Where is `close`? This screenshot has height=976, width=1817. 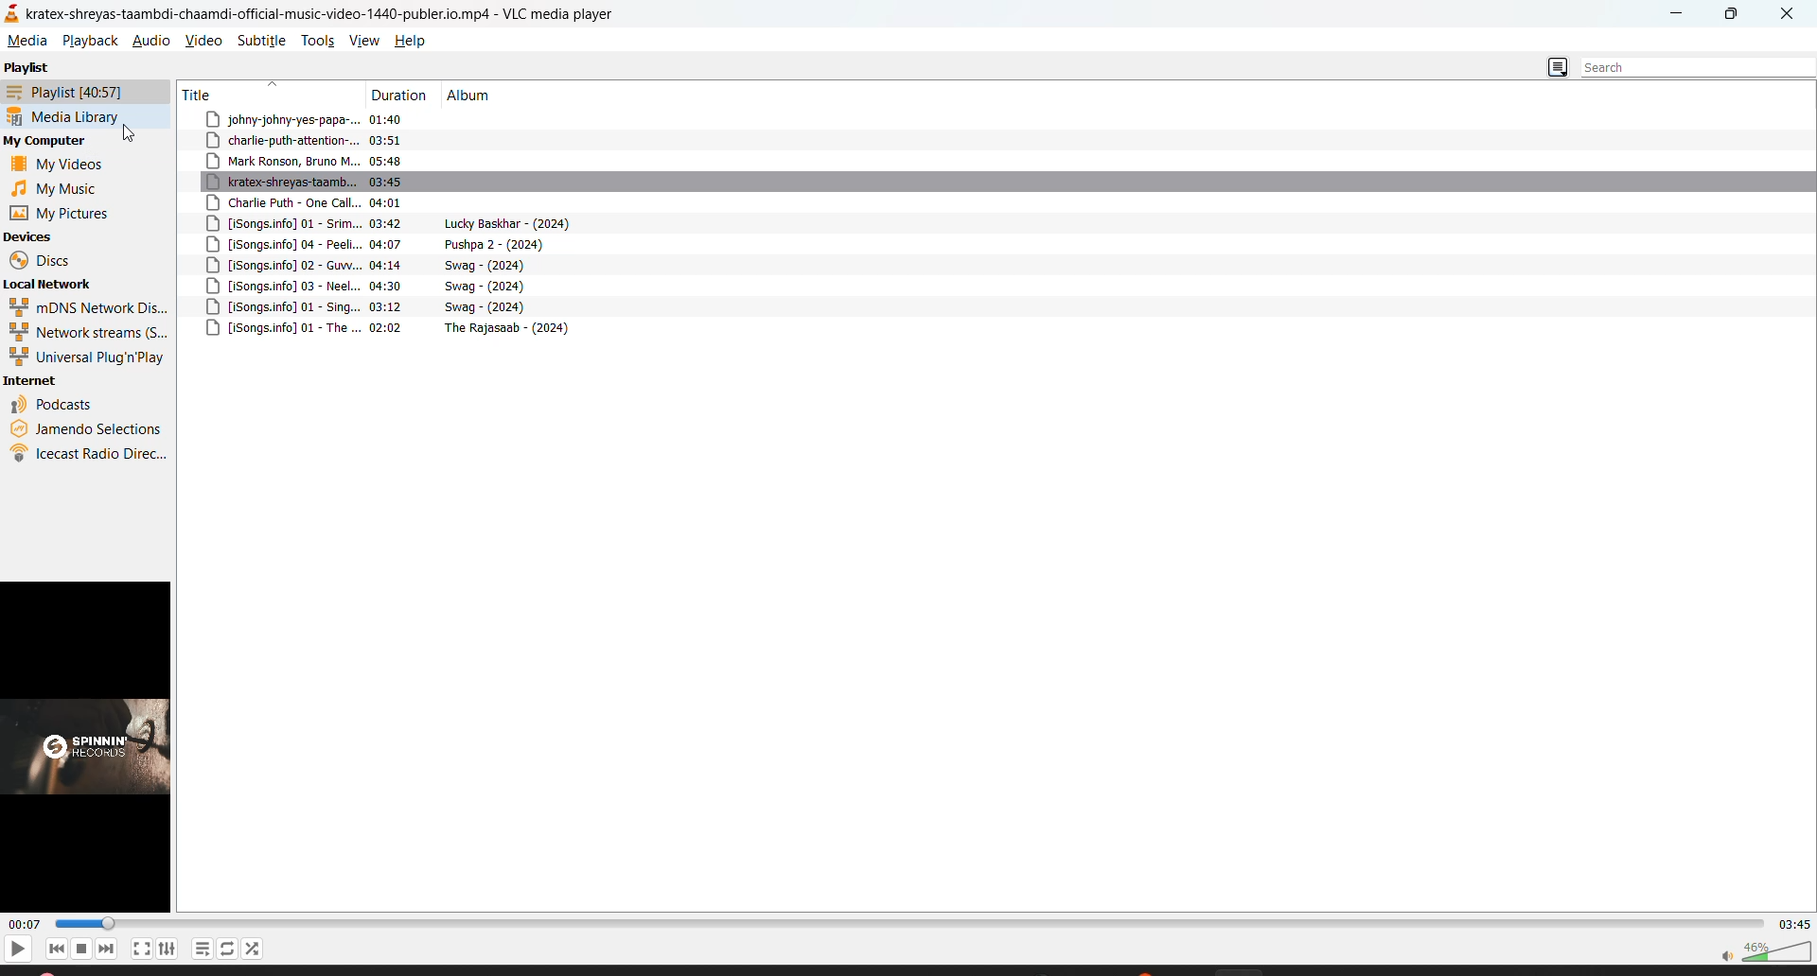 close is located at coordinates (1784, 15).